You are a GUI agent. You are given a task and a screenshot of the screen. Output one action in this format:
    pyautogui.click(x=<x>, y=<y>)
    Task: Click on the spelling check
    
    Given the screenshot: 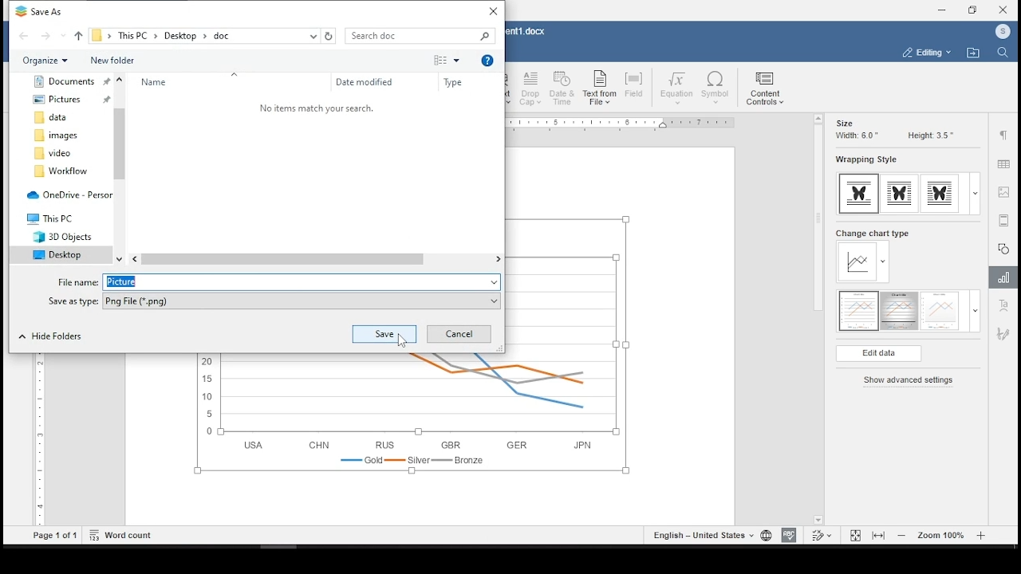 What is the action you would take?
    pyautogui.click(x=788, y=535)
    